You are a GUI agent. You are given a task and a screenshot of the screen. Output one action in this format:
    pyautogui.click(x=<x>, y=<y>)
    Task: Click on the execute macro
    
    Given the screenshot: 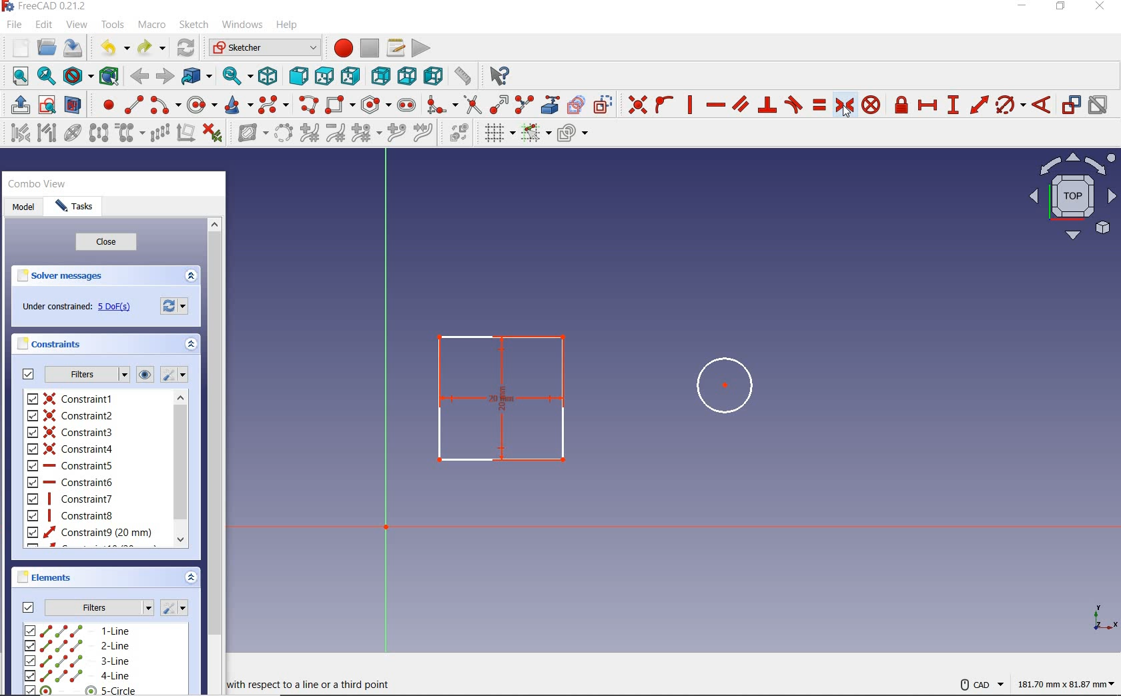 What is the action you would take?
    pyautogui.click(x=421, y=49)
    